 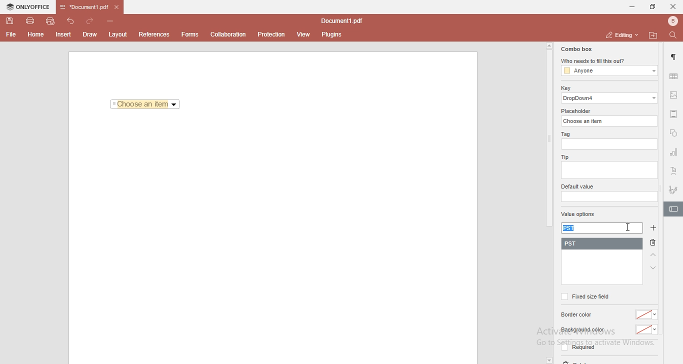 I want to click on protection, so click(x=271, y=34).